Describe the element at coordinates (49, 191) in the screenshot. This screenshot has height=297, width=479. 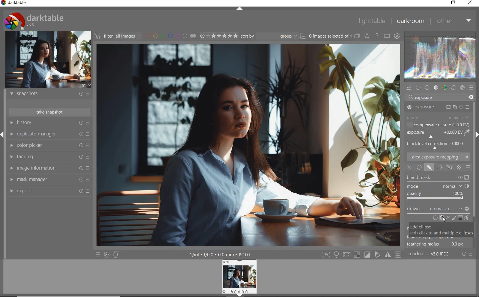
I see `export` at that location.